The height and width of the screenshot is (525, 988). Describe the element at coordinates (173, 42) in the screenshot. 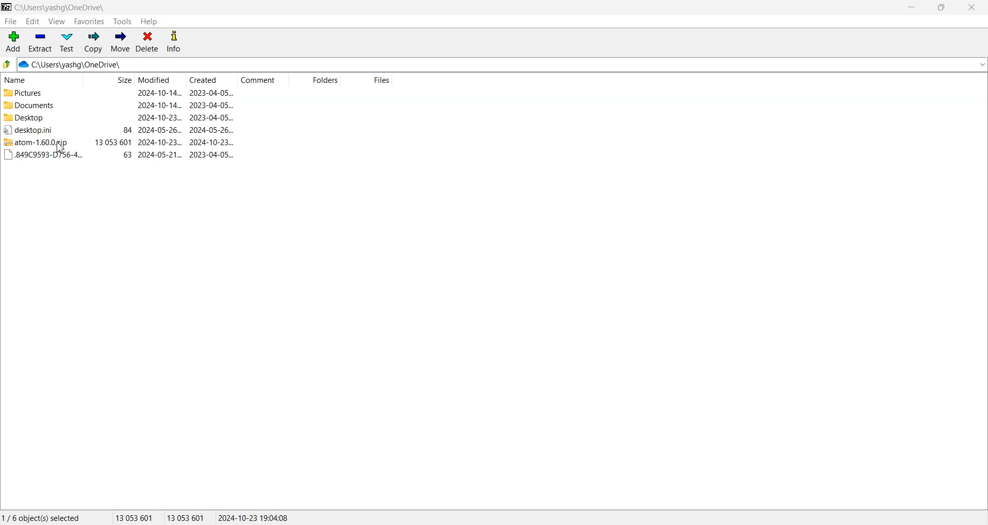

I see `Info` at that location.